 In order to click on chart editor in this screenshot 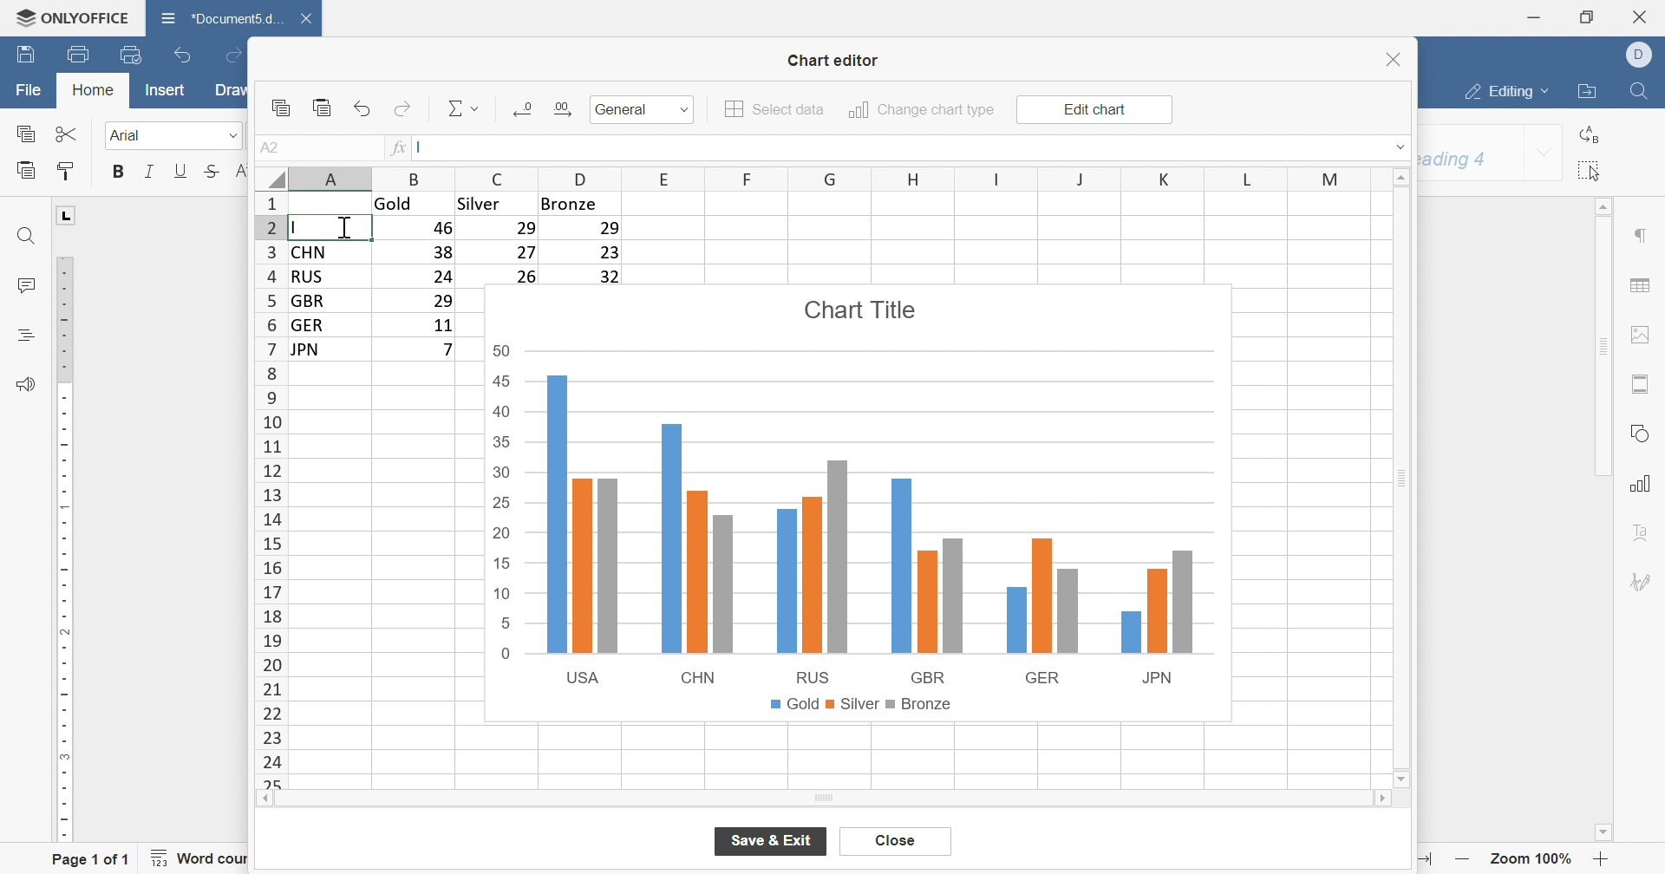, I will do `click(833, 61)`.